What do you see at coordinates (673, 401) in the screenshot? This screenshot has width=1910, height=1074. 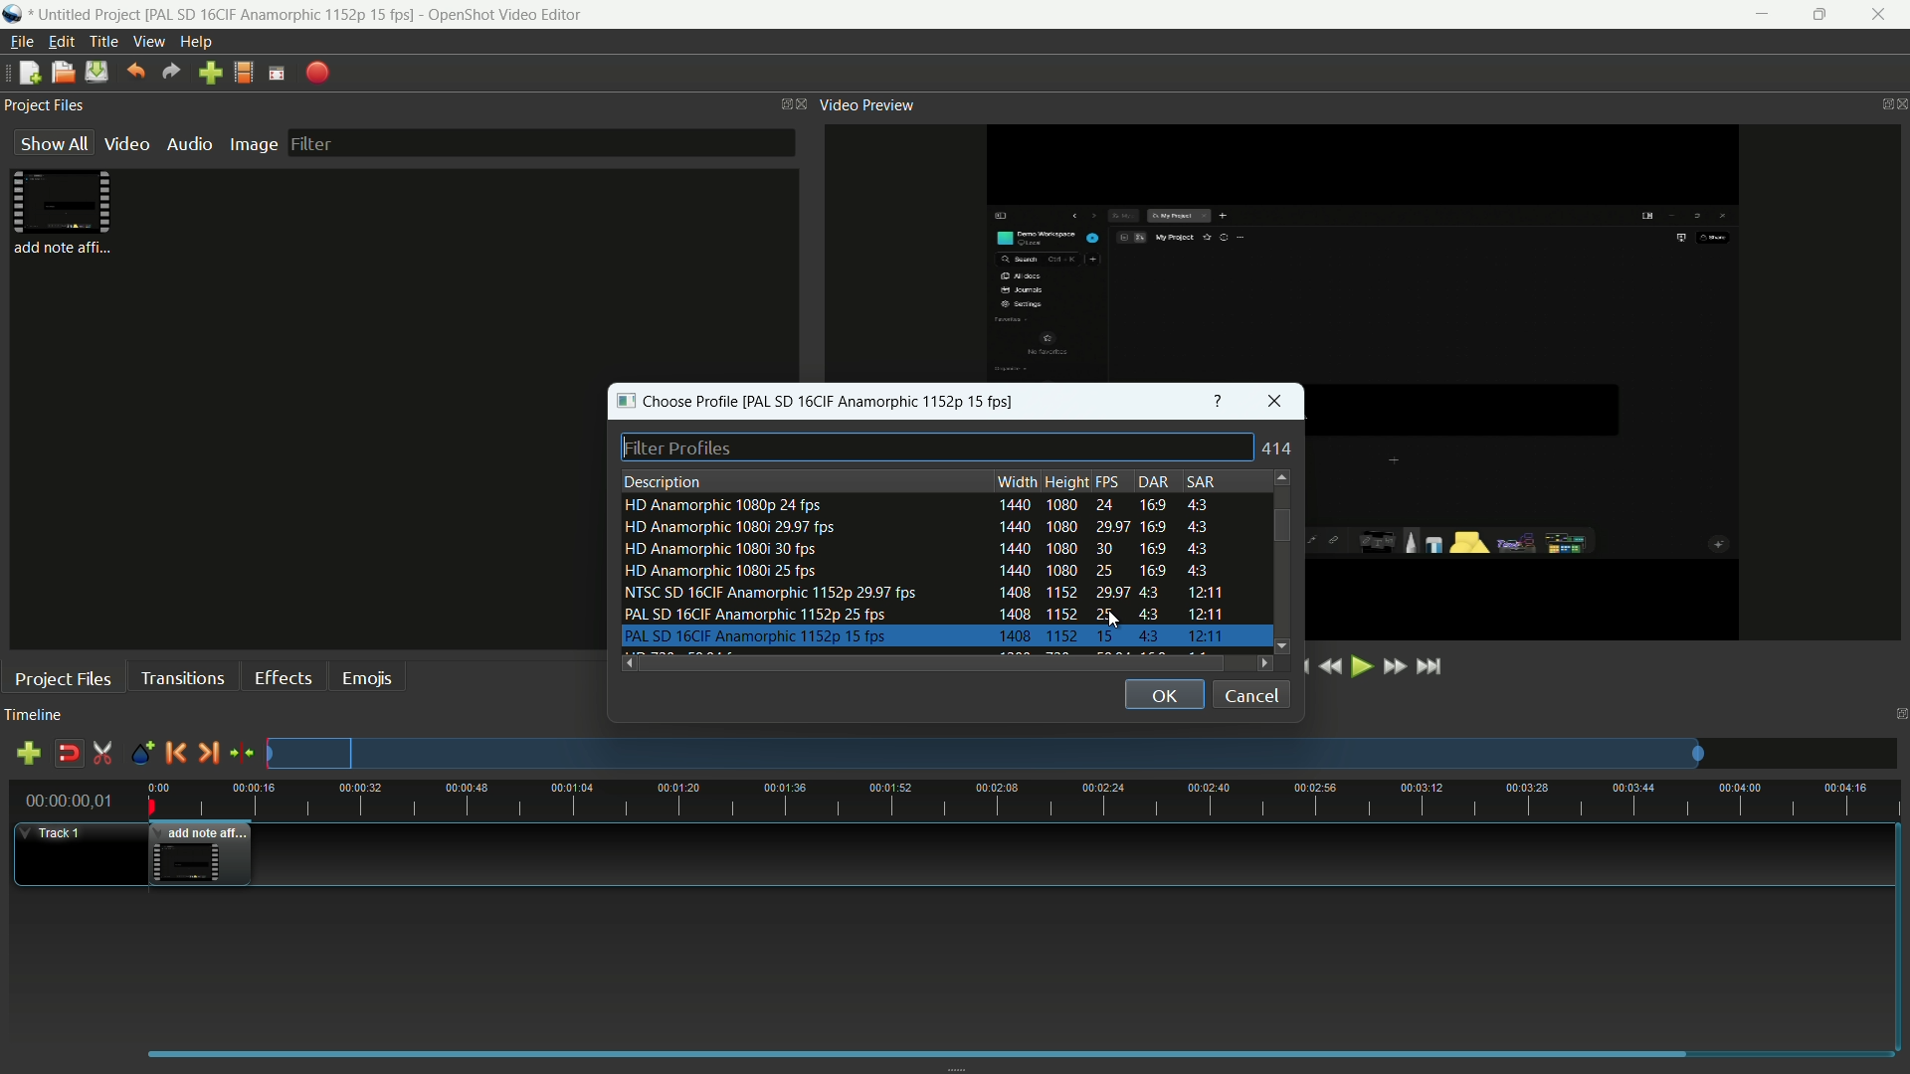 I see `choose profile` at bounding box center [673, 401].